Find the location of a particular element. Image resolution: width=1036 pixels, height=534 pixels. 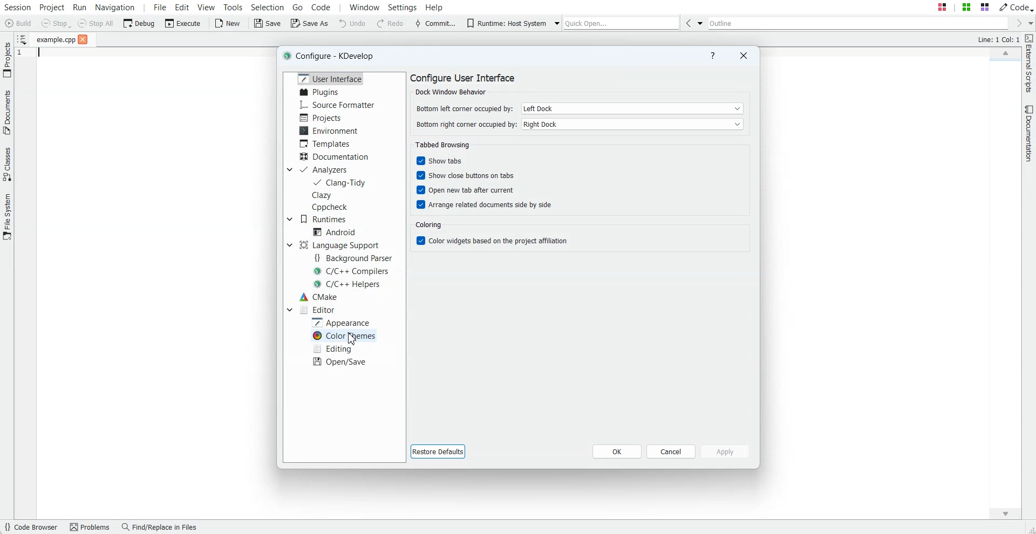

Apply is located at coordinates (725, 451).